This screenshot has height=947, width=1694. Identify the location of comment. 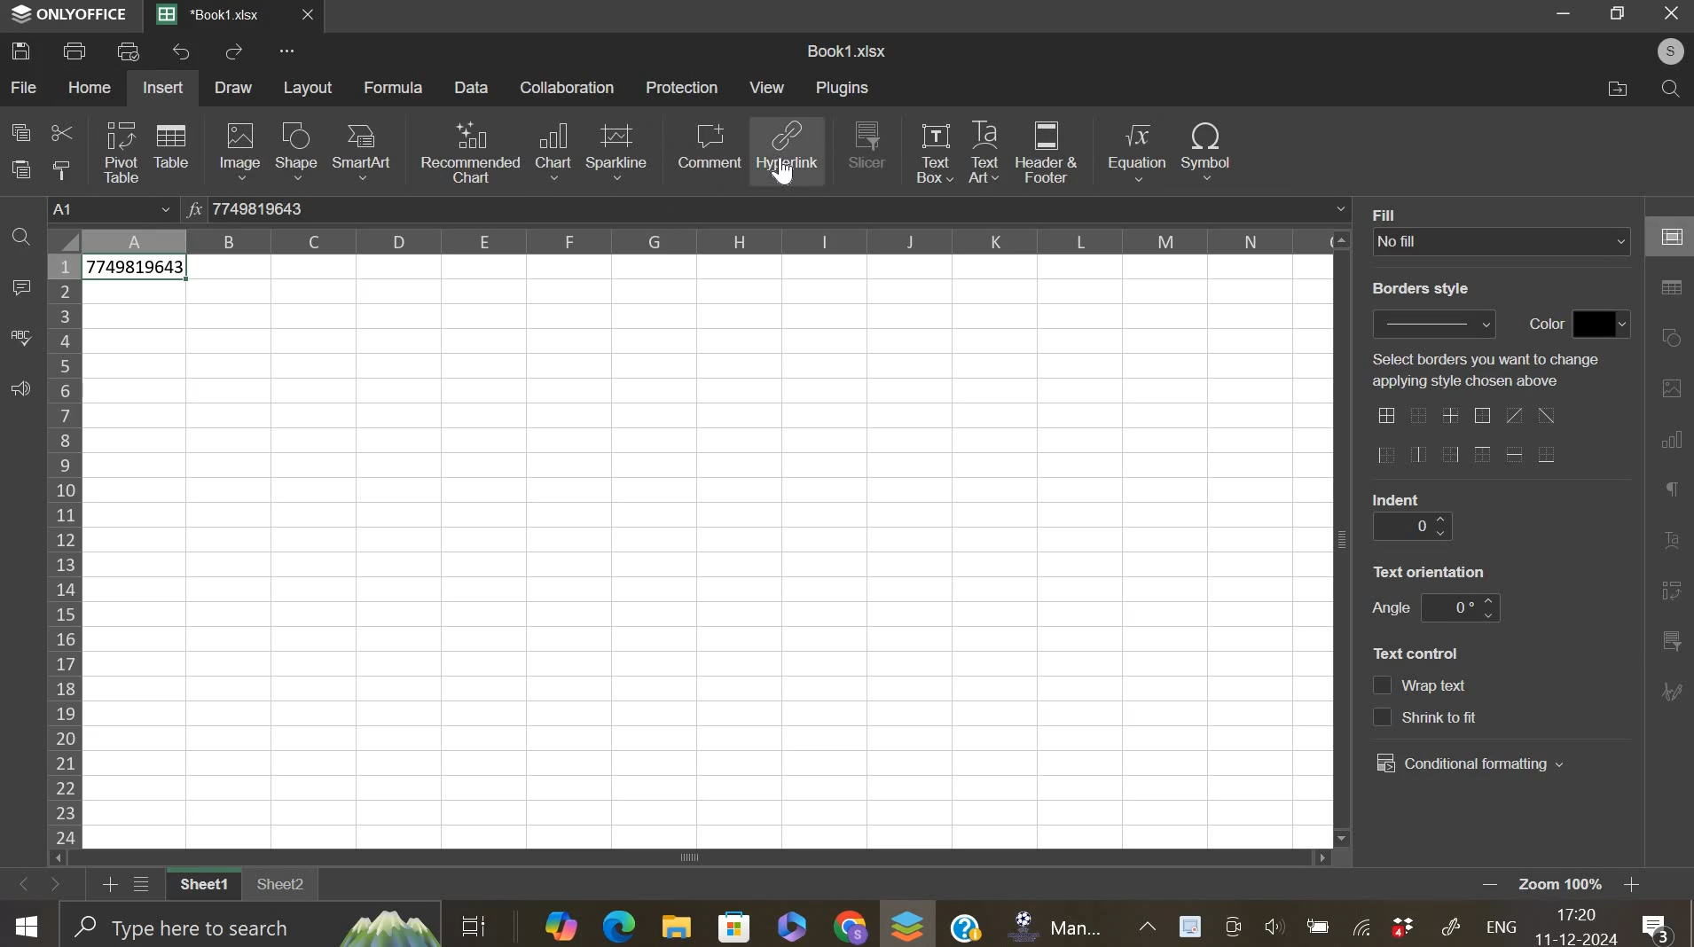
(20, 288).